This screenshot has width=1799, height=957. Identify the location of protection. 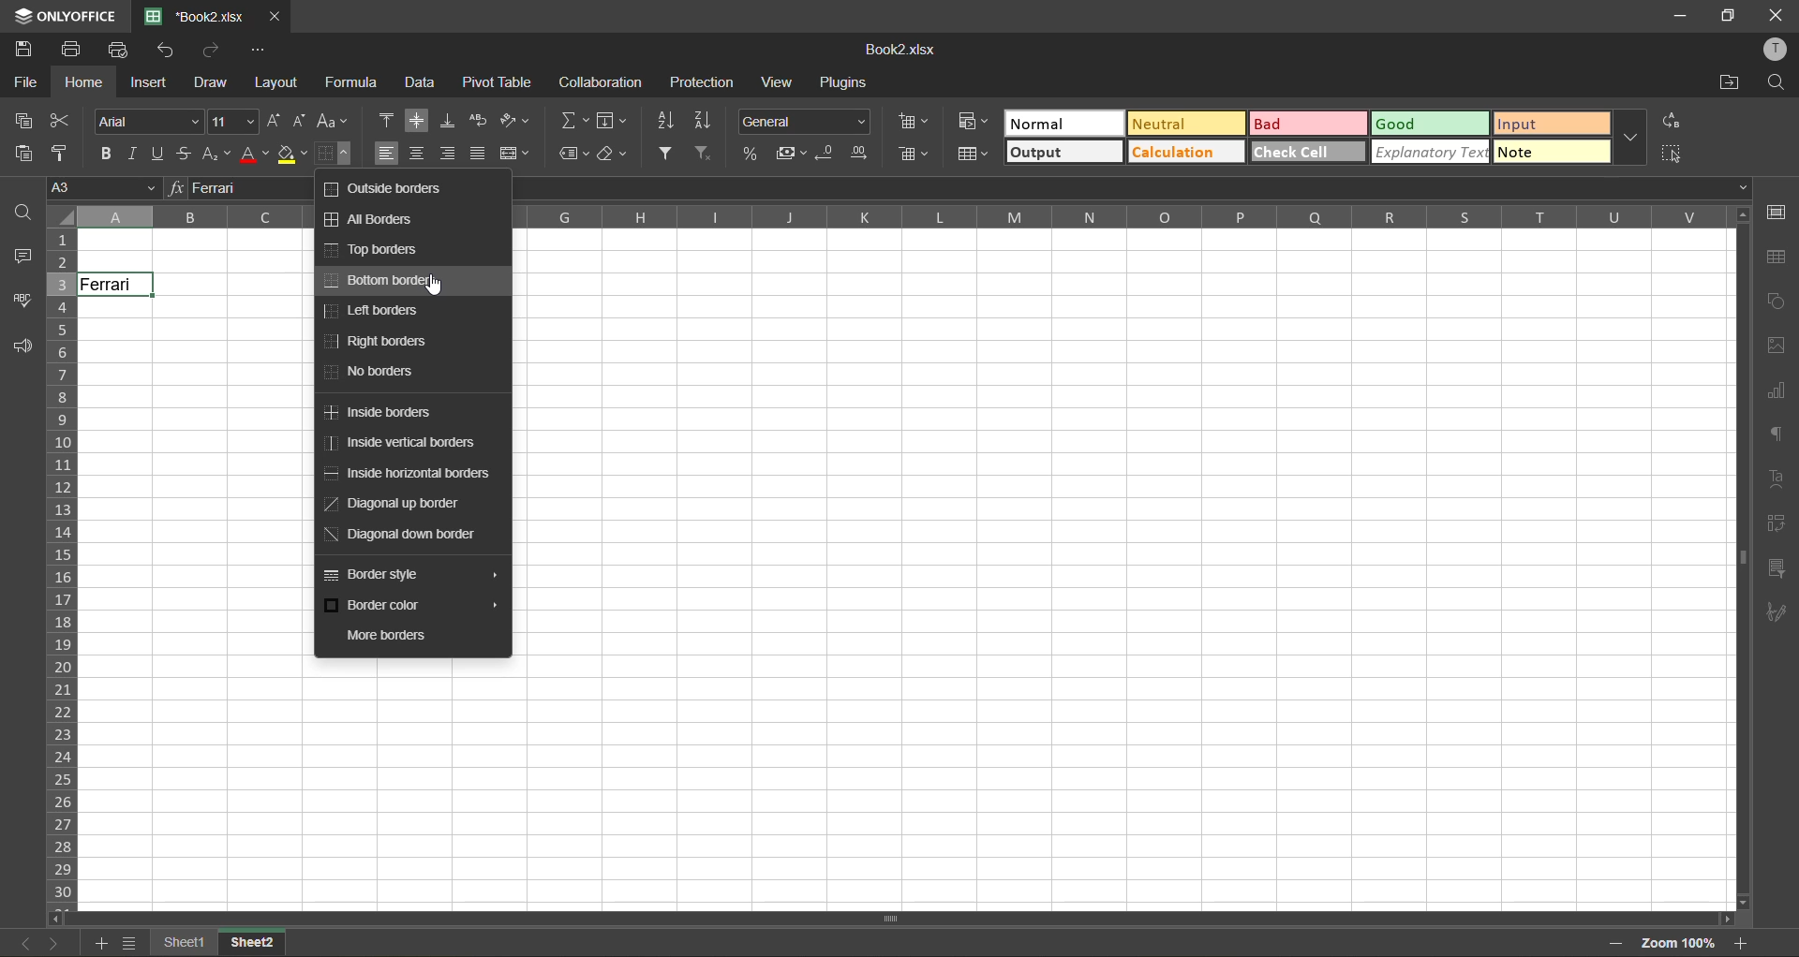
(704, 84).